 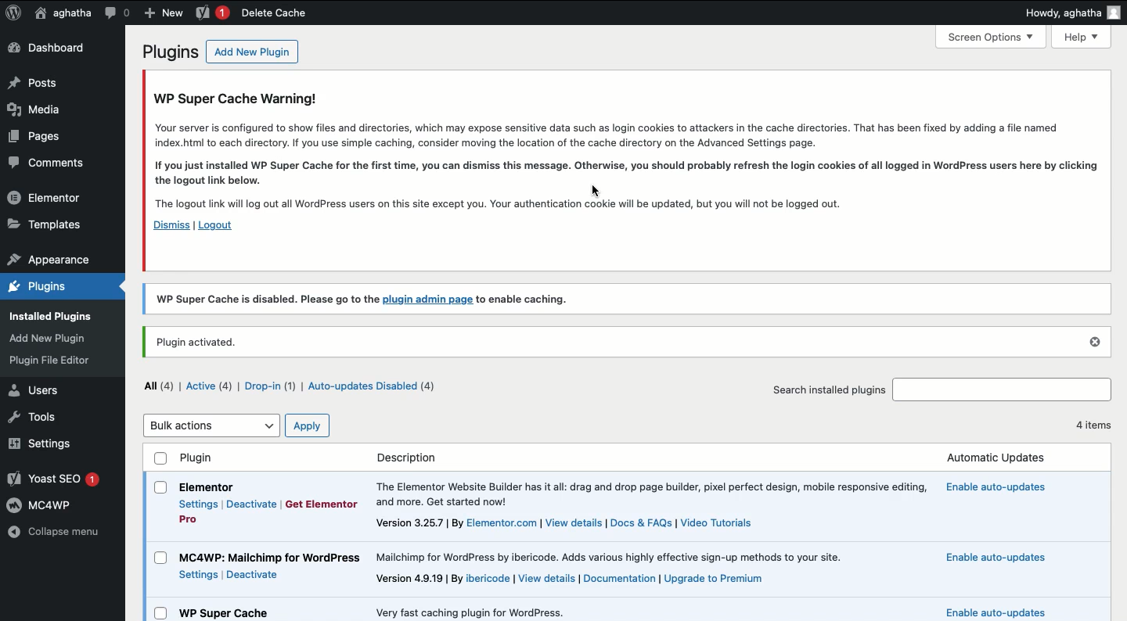 I want to click on Deactive, so click(x=254, y=576).